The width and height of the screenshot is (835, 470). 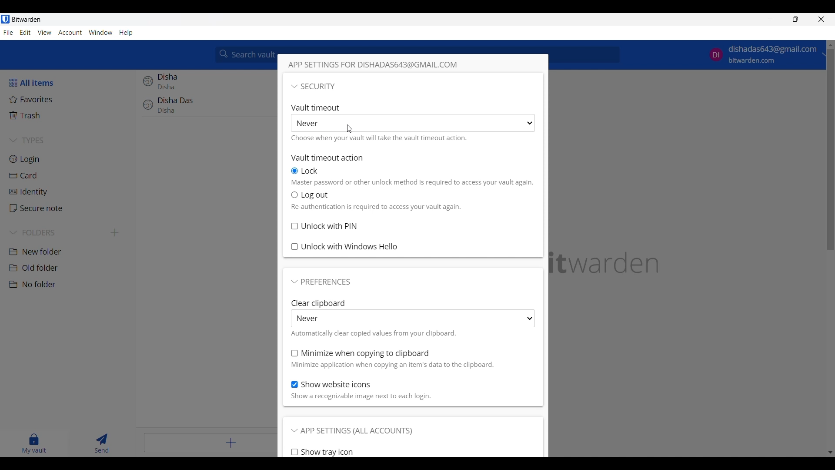 I want to click on Close interface, so click(x=821, y=19).